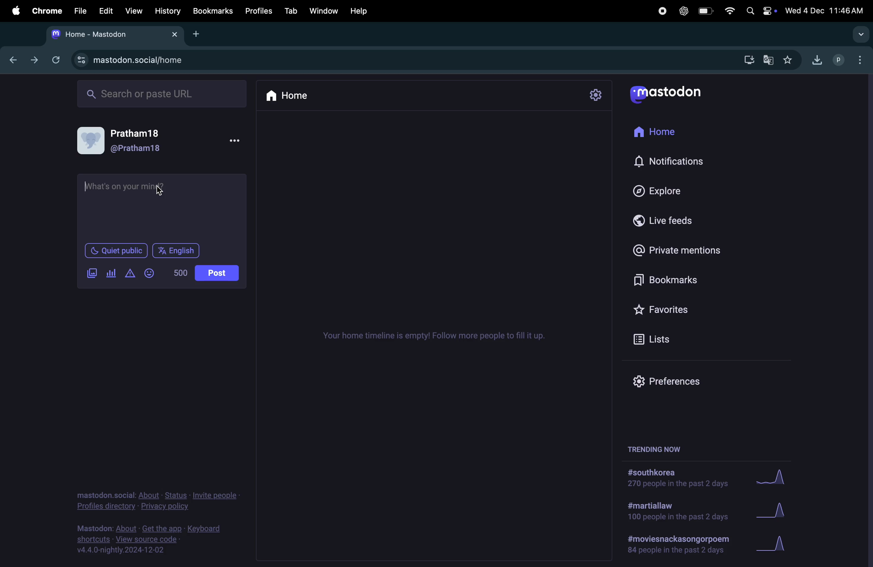 The height and width of the screenshot is (567, 873). I want to click on Chatgpt, so click(682, 11).